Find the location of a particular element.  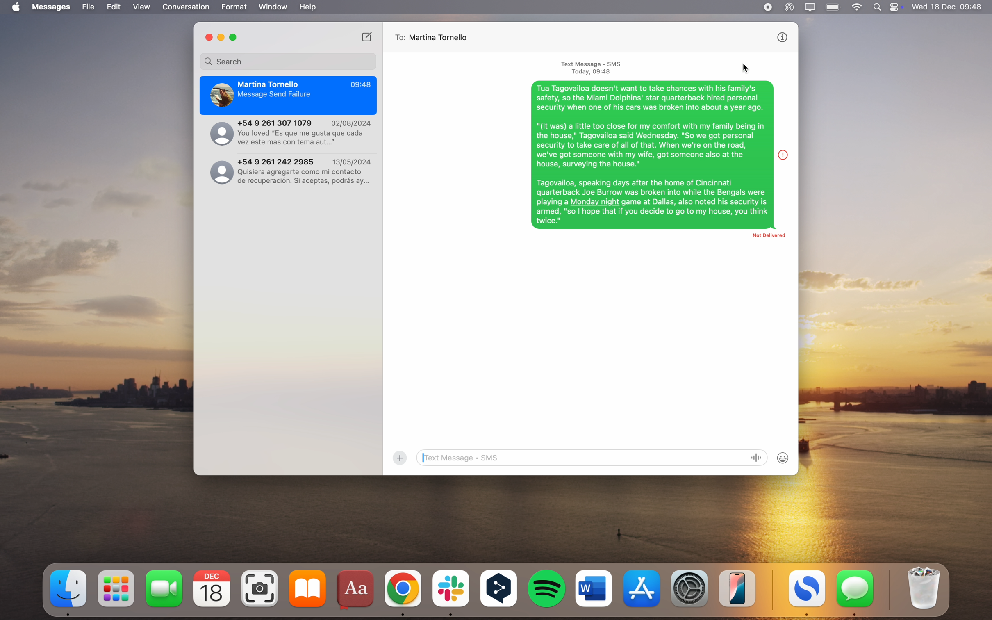

+54 9261242985 is located at coordinates (289, 170).